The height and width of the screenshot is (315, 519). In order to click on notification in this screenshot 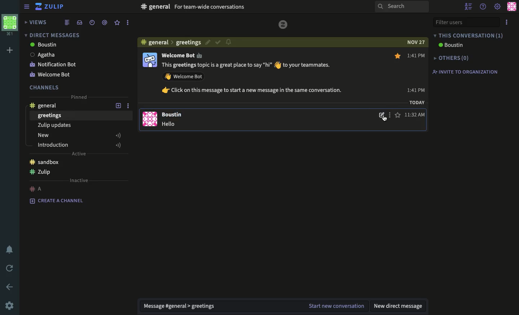, I will do `click(9, 250)`.